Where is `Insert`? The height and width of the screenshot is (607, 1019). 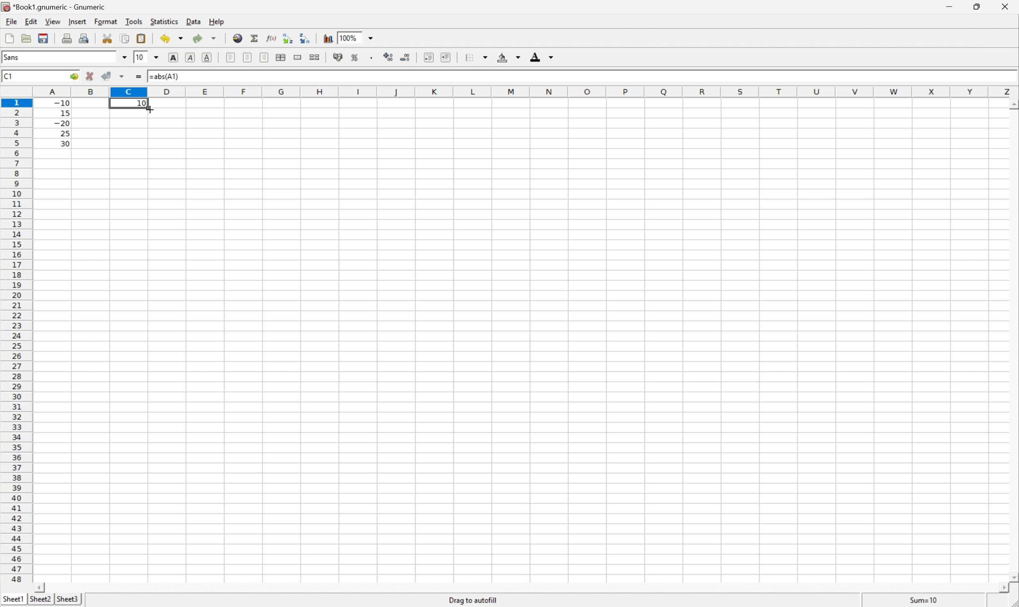
Insert is located at coordinates (78, 22).